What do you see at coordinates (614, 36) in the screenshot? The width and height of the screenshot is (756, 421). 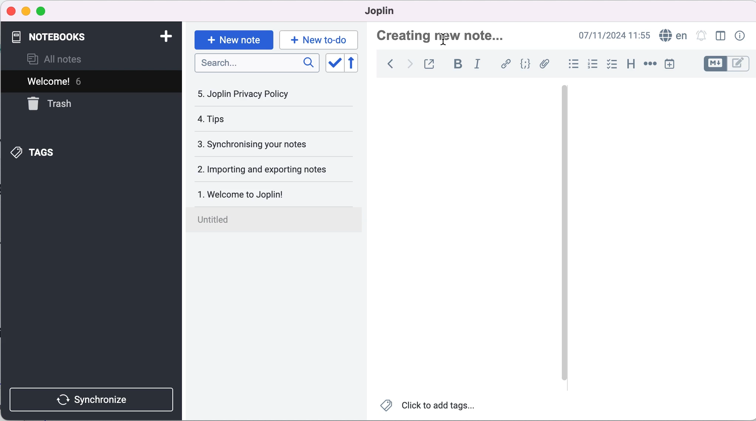 I see `07/11/2024 09:03` at bounding box center [614, 36].